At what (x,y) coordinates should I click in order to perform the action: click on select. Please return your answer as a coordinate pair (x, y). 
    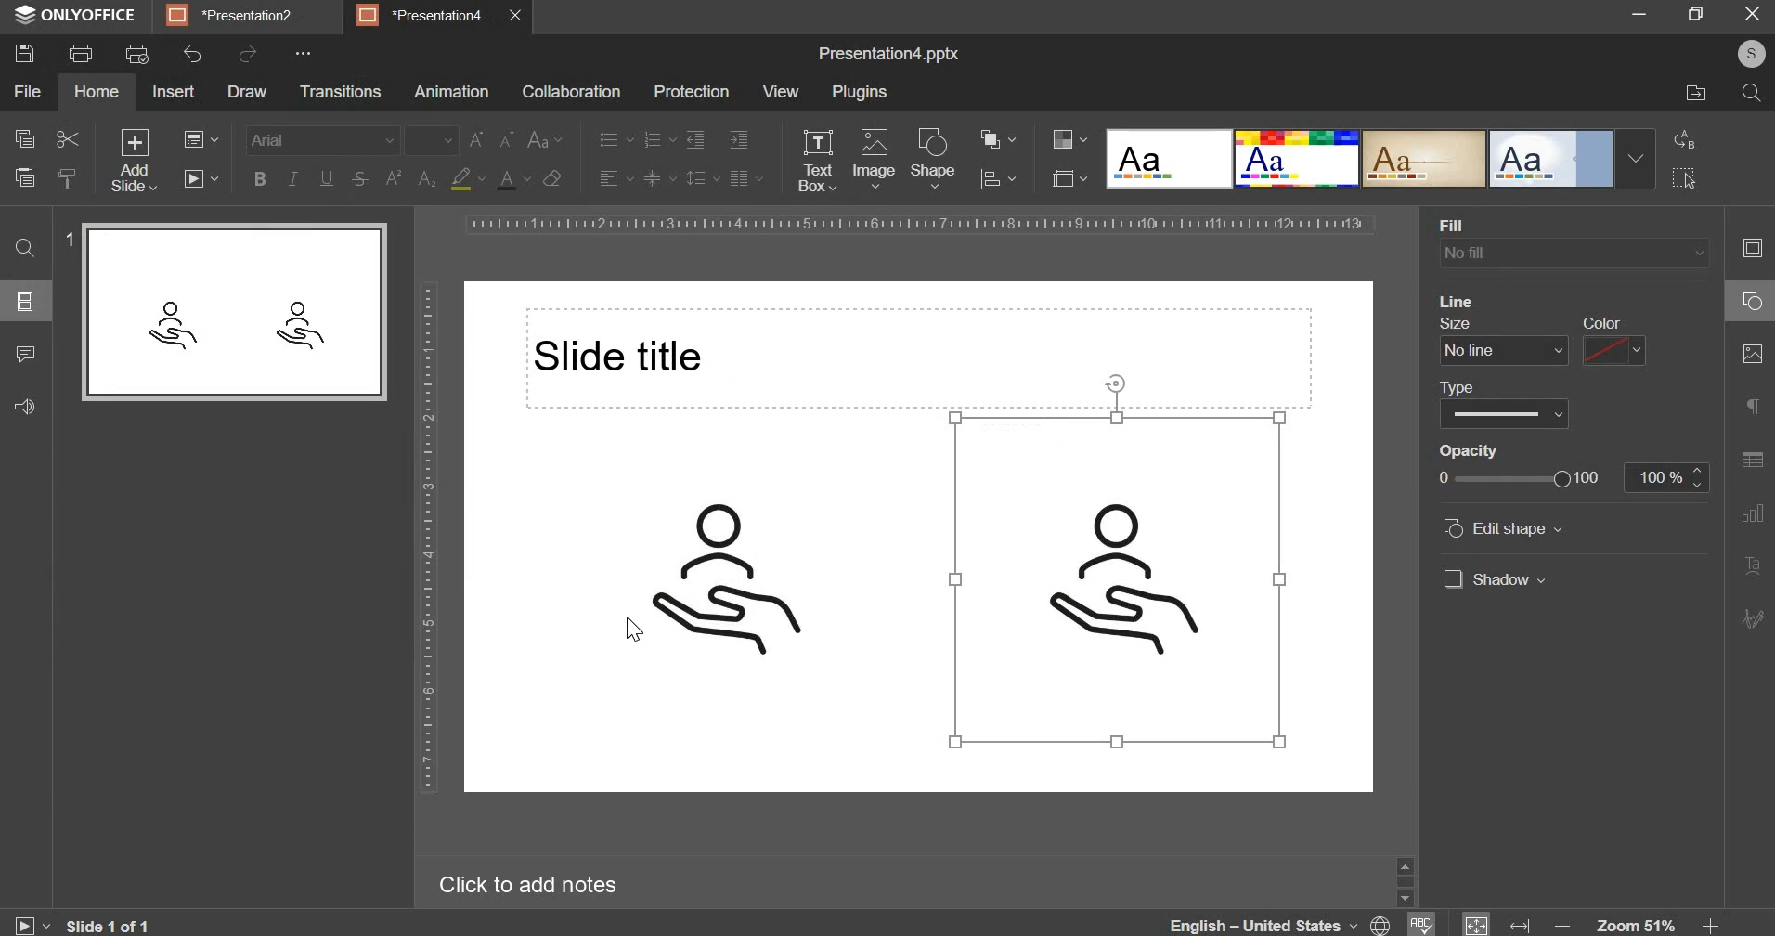
    Looking at the image, I should click on (1683, 176).